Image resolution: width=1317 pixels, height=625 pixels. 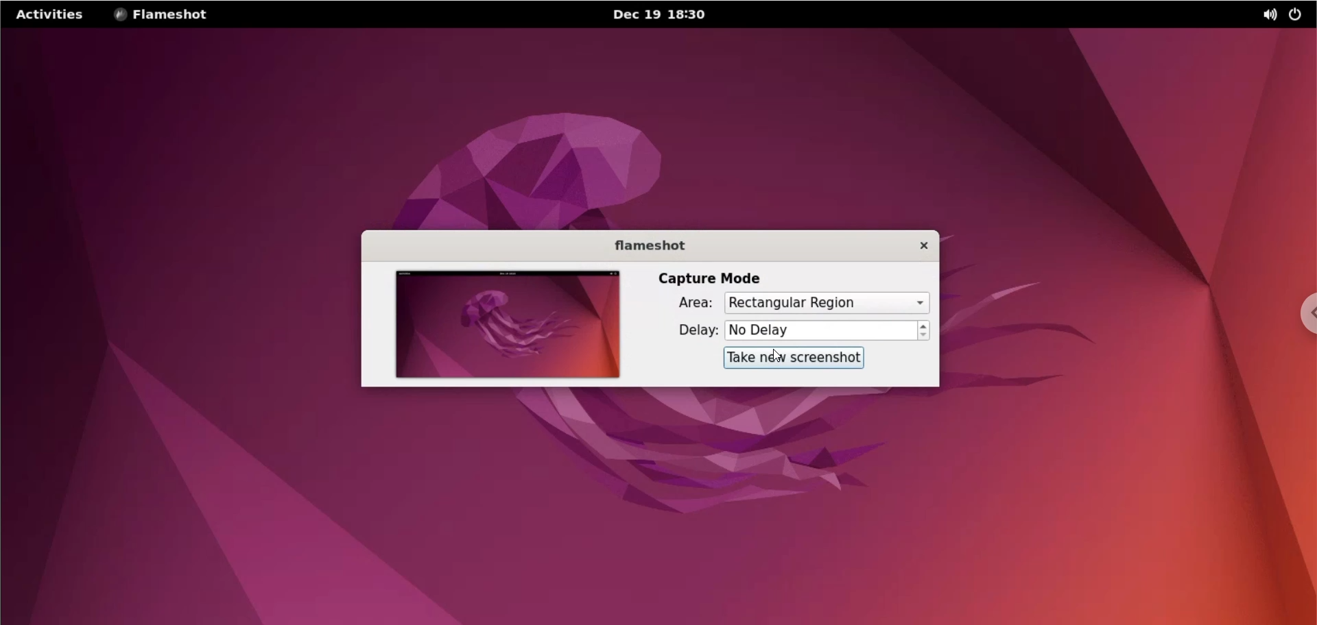 What do you see at coordinates (706, 279) in the screenshot?
I see `capture mode` at bounding box center [706, 279].